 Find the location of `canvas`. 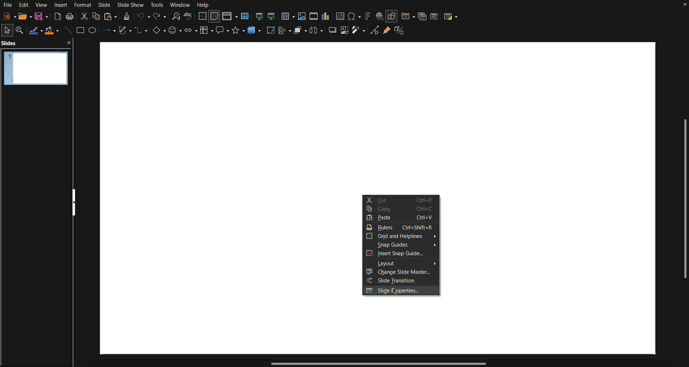

canvas is located at coordinates (378, 118).